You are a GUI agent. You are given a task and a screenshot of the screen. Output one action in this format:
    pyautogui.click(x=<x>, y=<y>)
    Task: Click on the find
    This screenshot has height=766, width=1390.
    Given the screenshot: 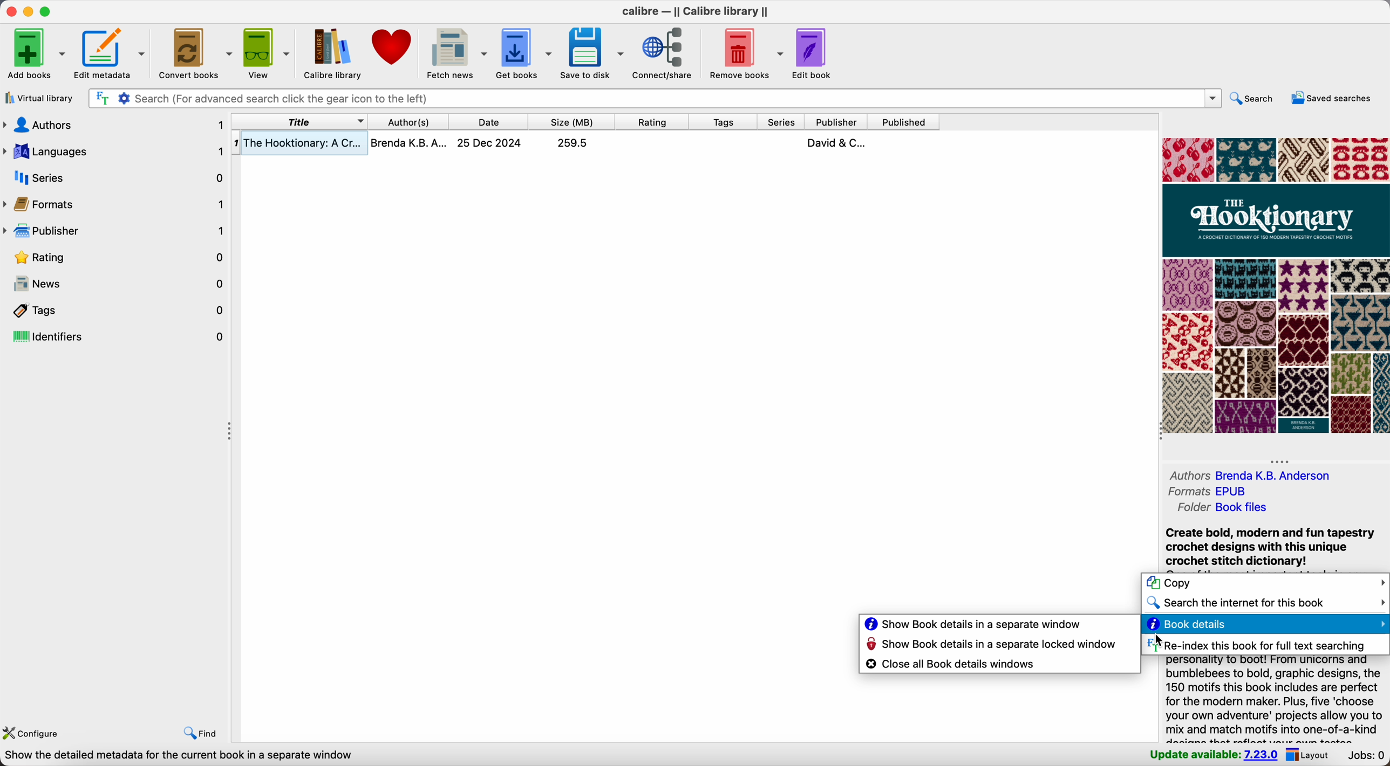 What is the action you would take?
    pyautogui.click(x=200, y=734)
    